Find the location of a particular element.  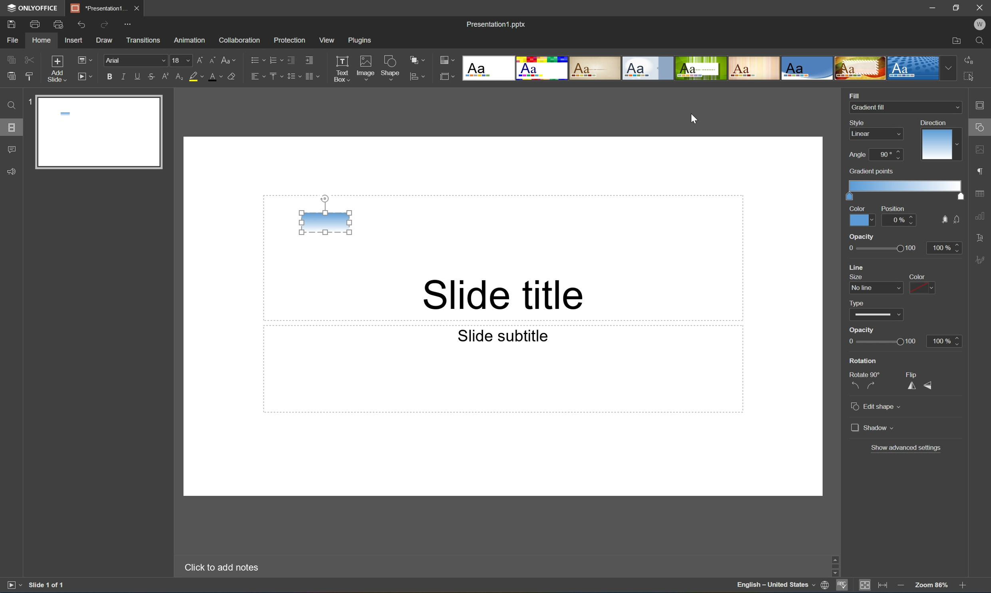

opacity slider is located at coordinates (878, 248).